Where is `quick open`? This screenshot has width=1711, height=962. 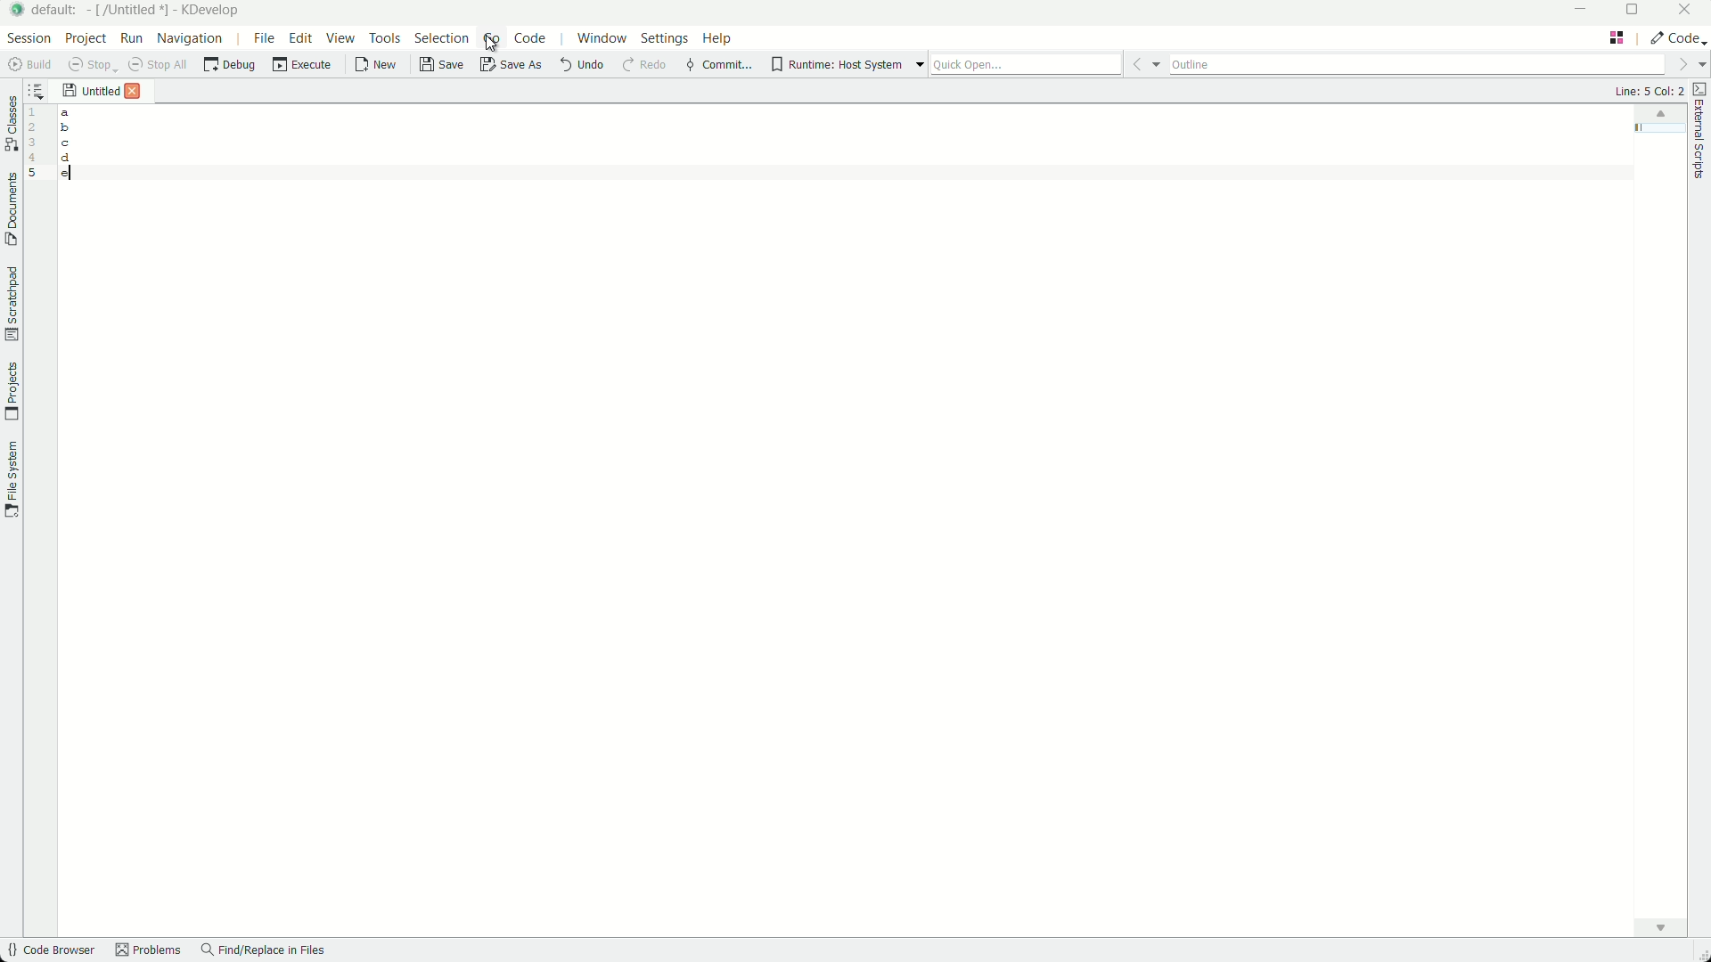 quick open is located at coordinates (1049, 63).